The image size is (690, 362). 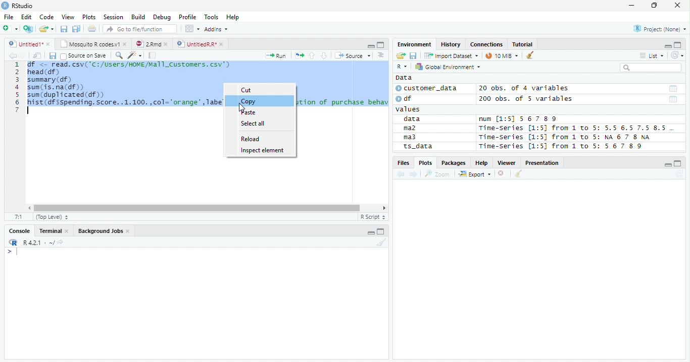 I want to click on Clean, so click(x=519, y=173).